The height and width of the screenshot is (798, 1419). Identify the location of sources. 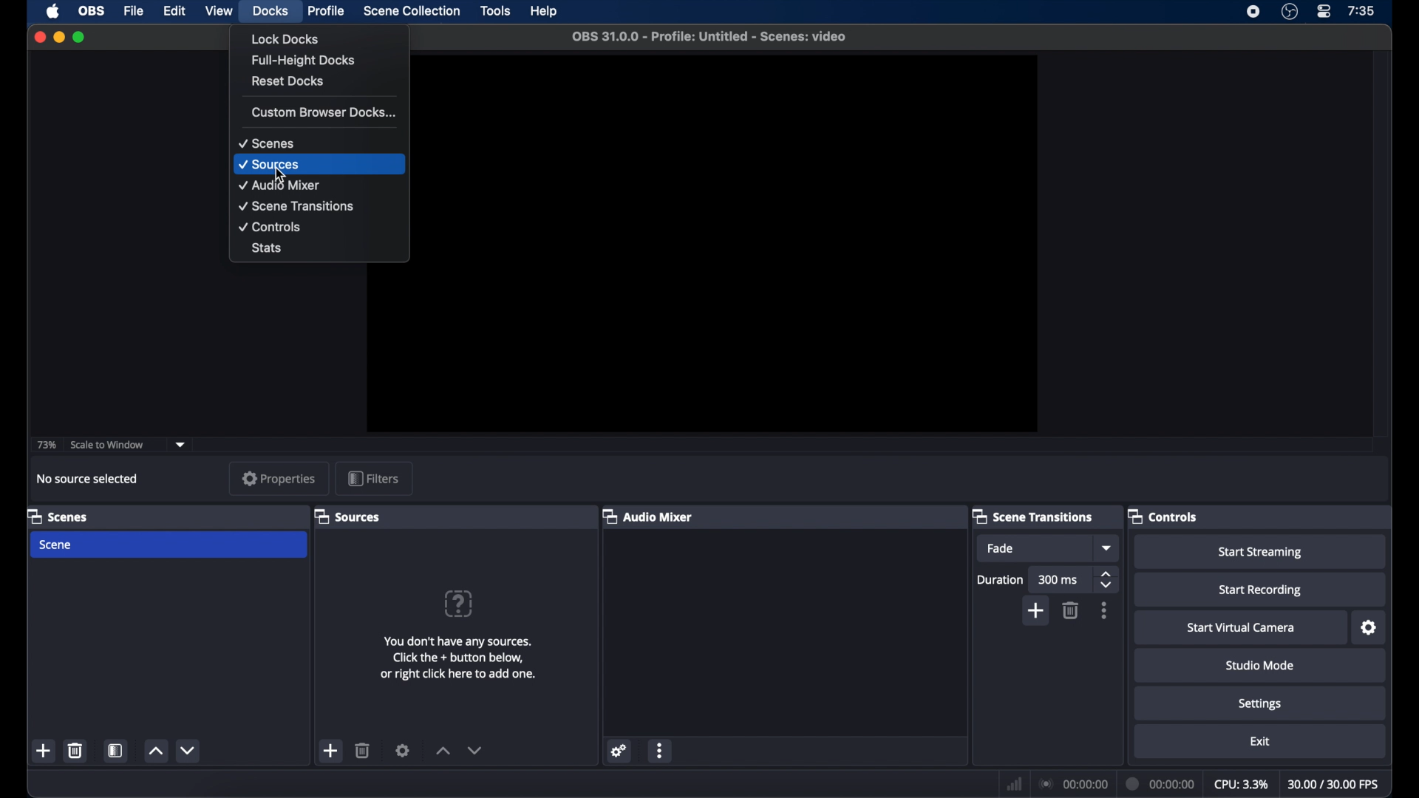
(349, 516).